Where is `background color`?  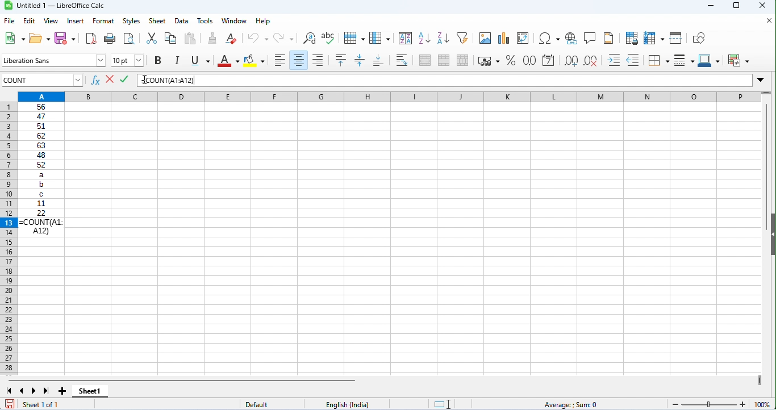 background color is located at coordinates (255, 60).